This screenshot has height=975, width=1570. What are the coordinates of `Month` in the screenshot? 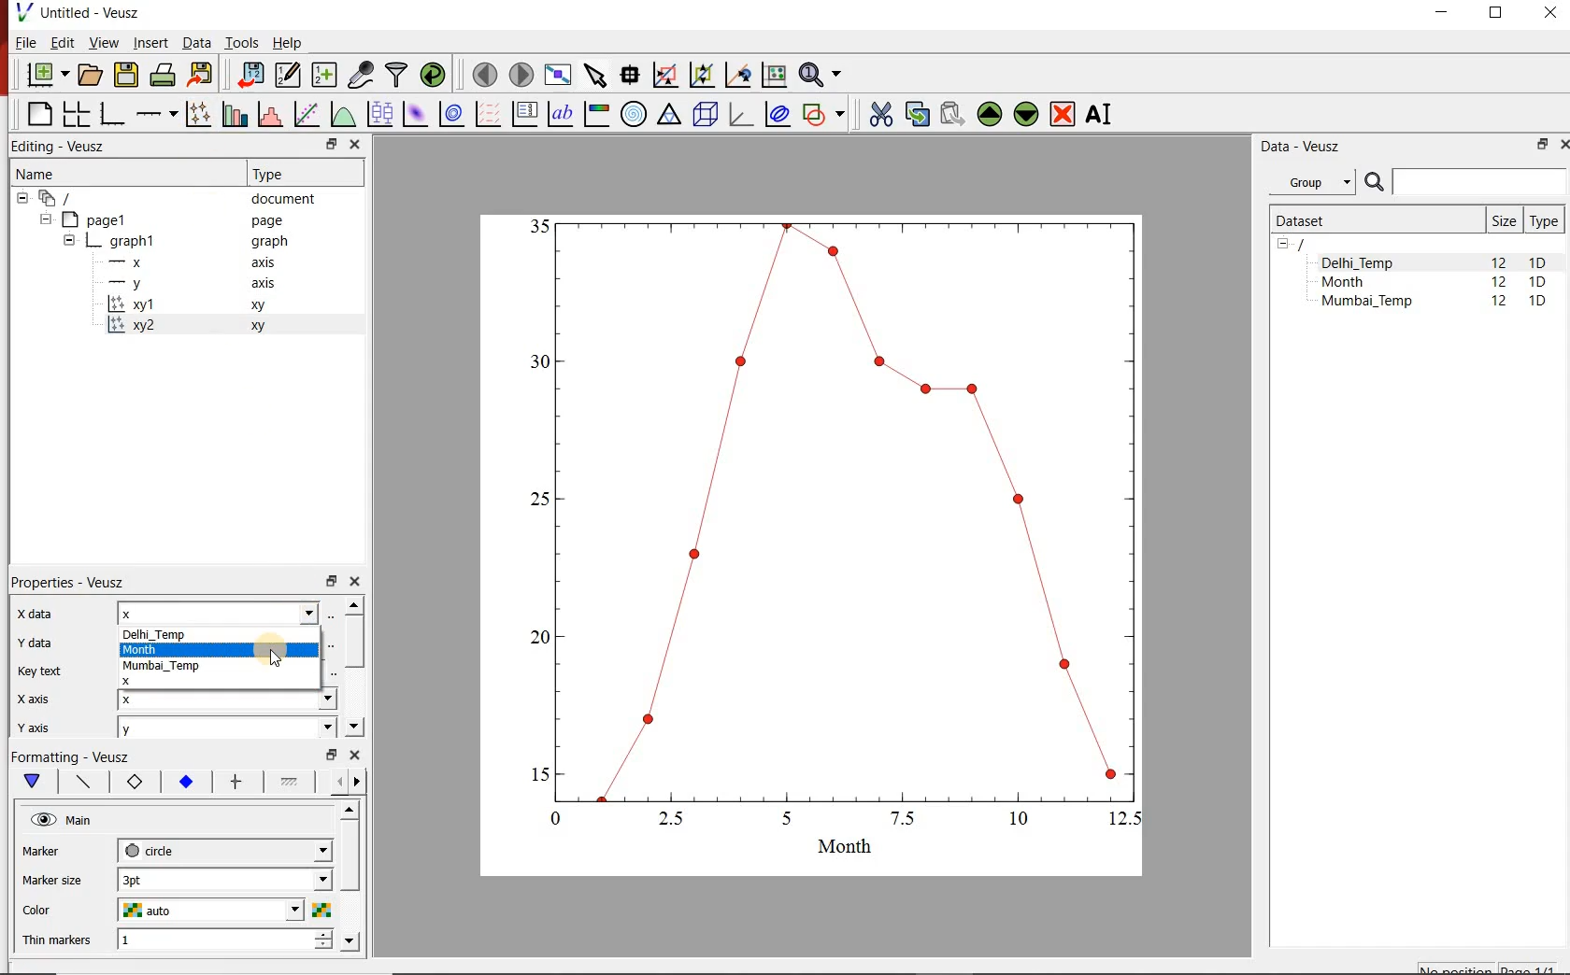 It's located at (1356, 282).